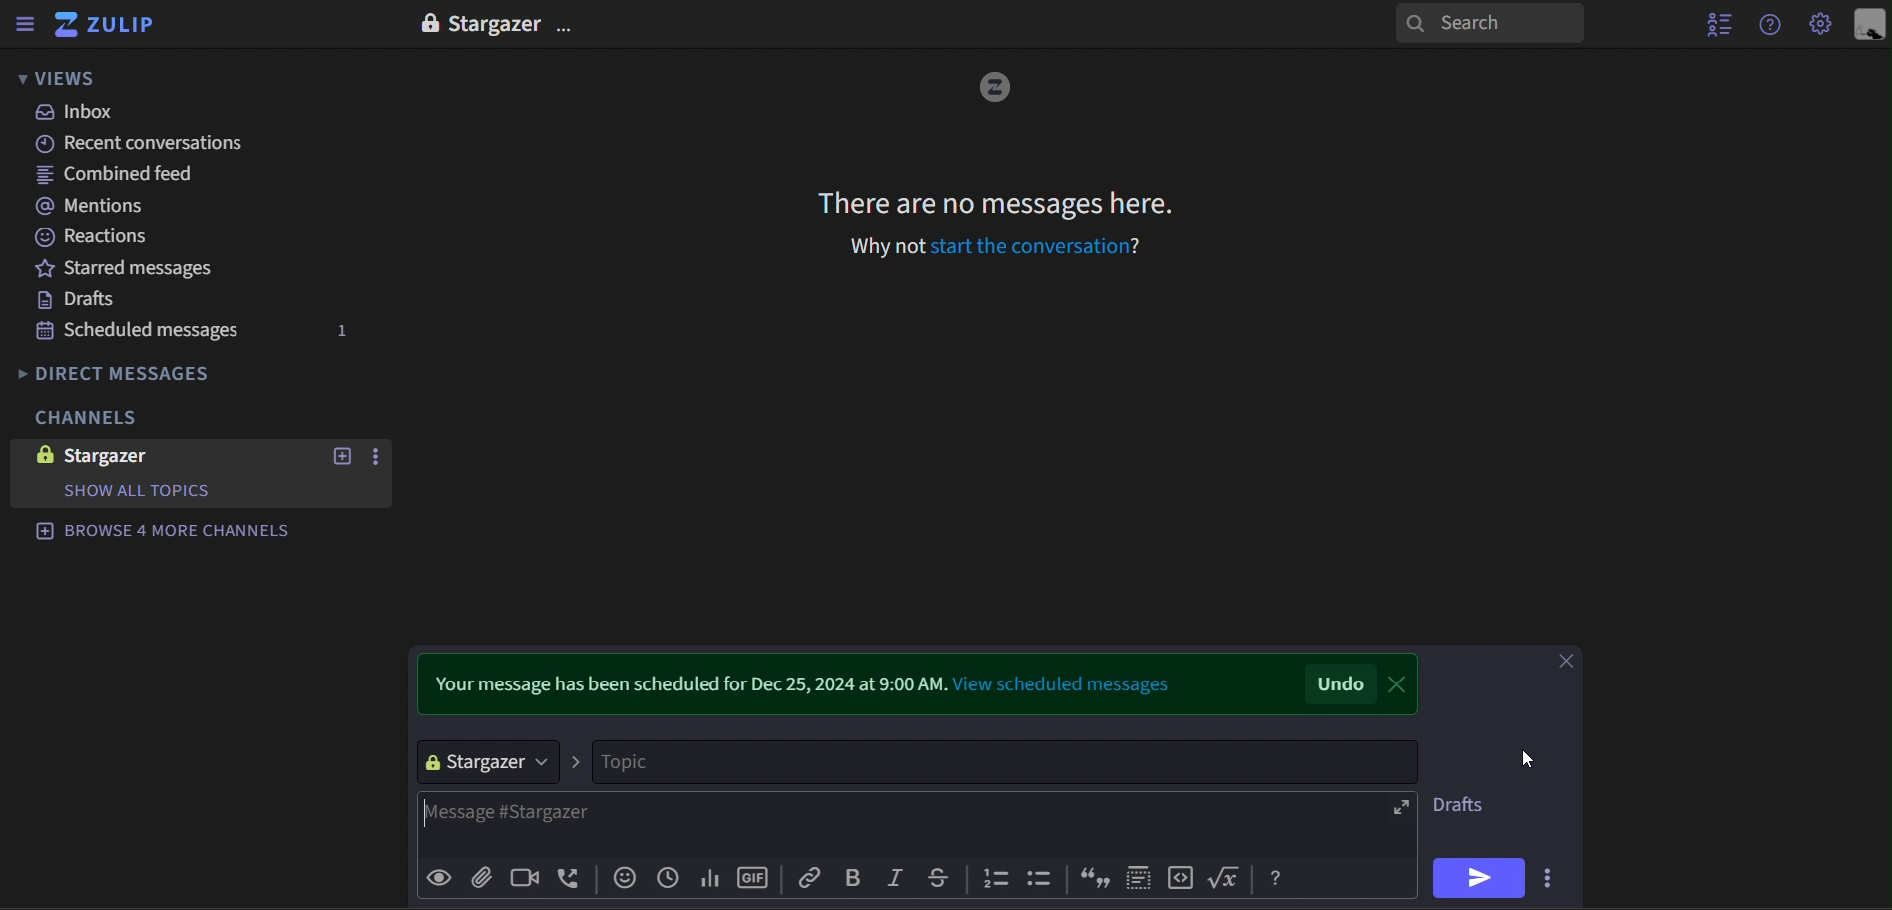  I want to click on channels, so click(121, 417).